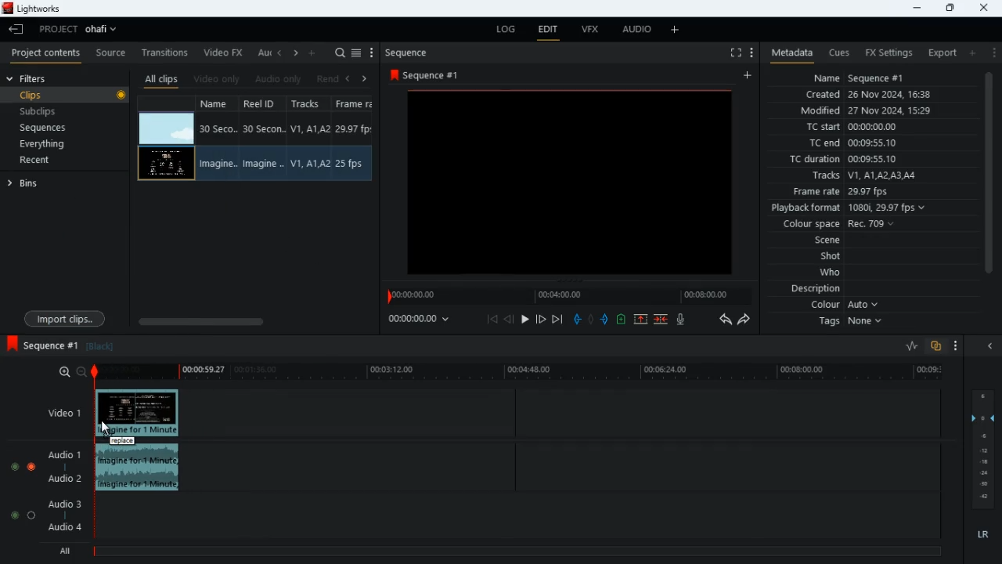 This screenshot has width=1002, height=564. Describe the element at coordinates (106, 428) in the screenshot. I see `Mouse Cursor` at that location.